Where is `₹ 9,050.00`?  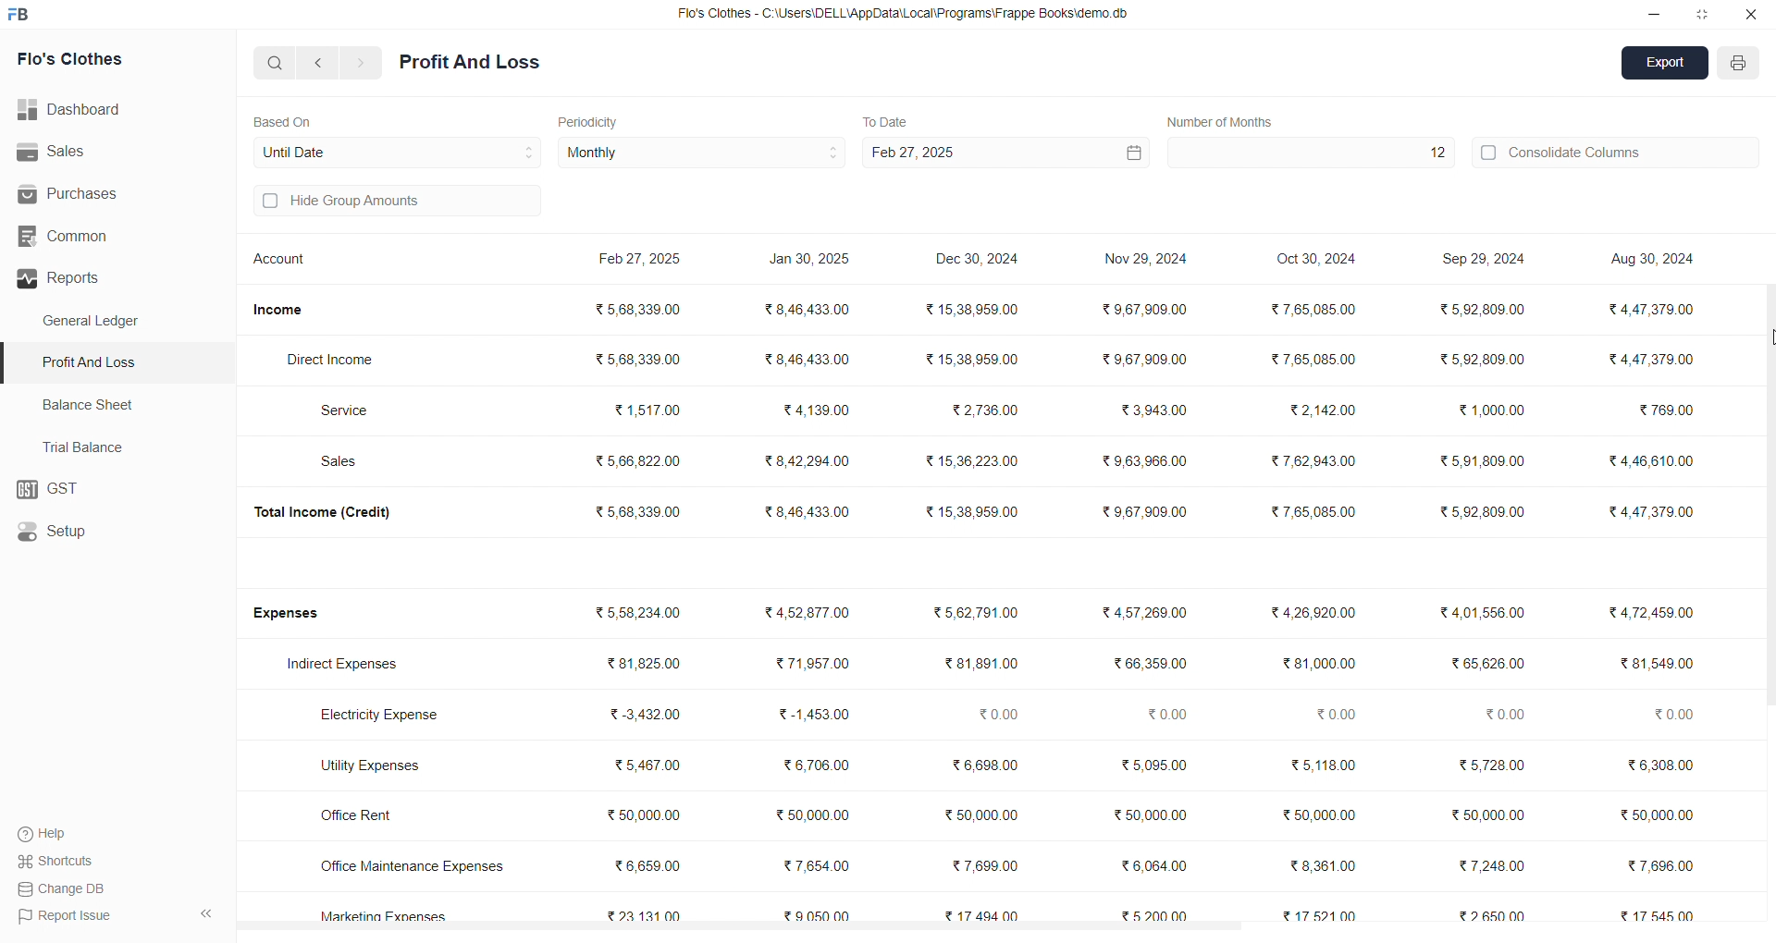
₹ 9,050.00 is located at coordinates (822, 920).